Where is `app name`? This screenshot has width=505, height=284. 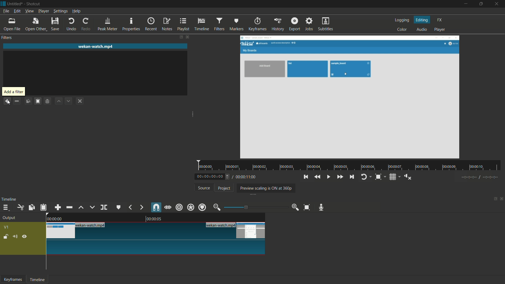
app name is located at coordinates (34, 4).